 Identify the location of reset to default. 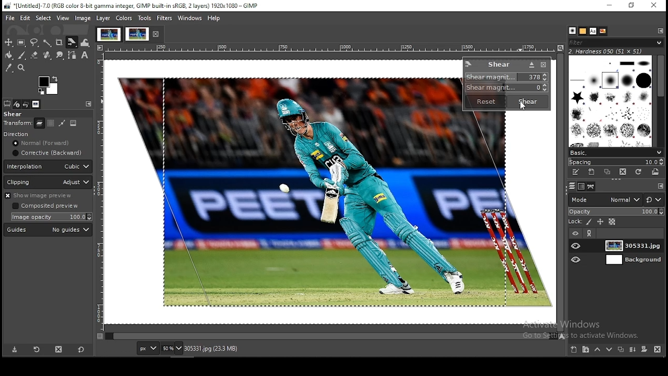
(81, 350).